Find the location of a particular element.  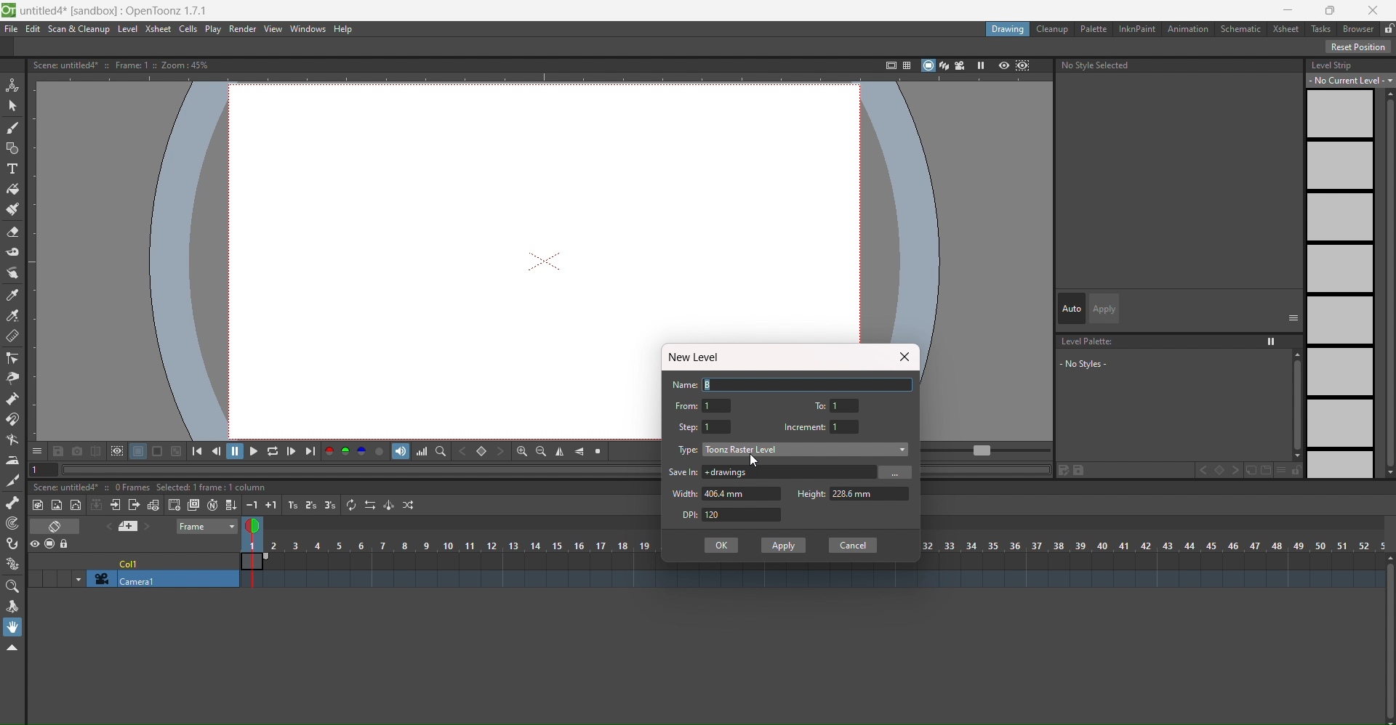

rgb picker tool is located at coordinates (12, 316).